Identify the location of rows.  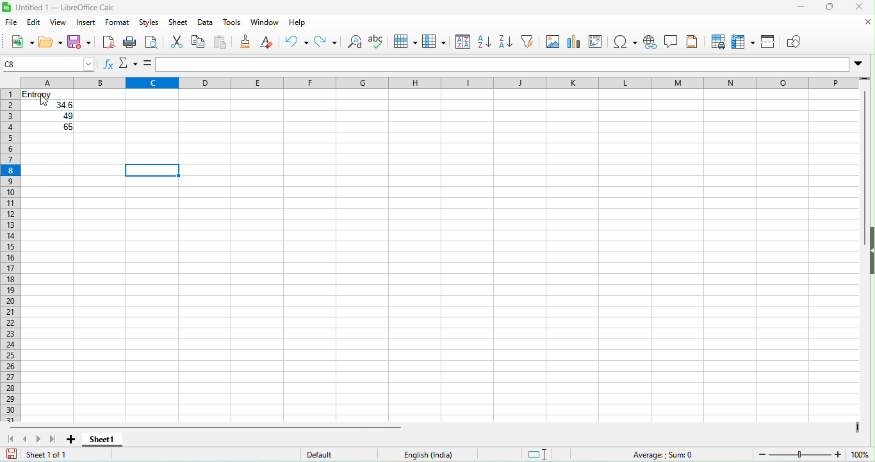
(10, 250).